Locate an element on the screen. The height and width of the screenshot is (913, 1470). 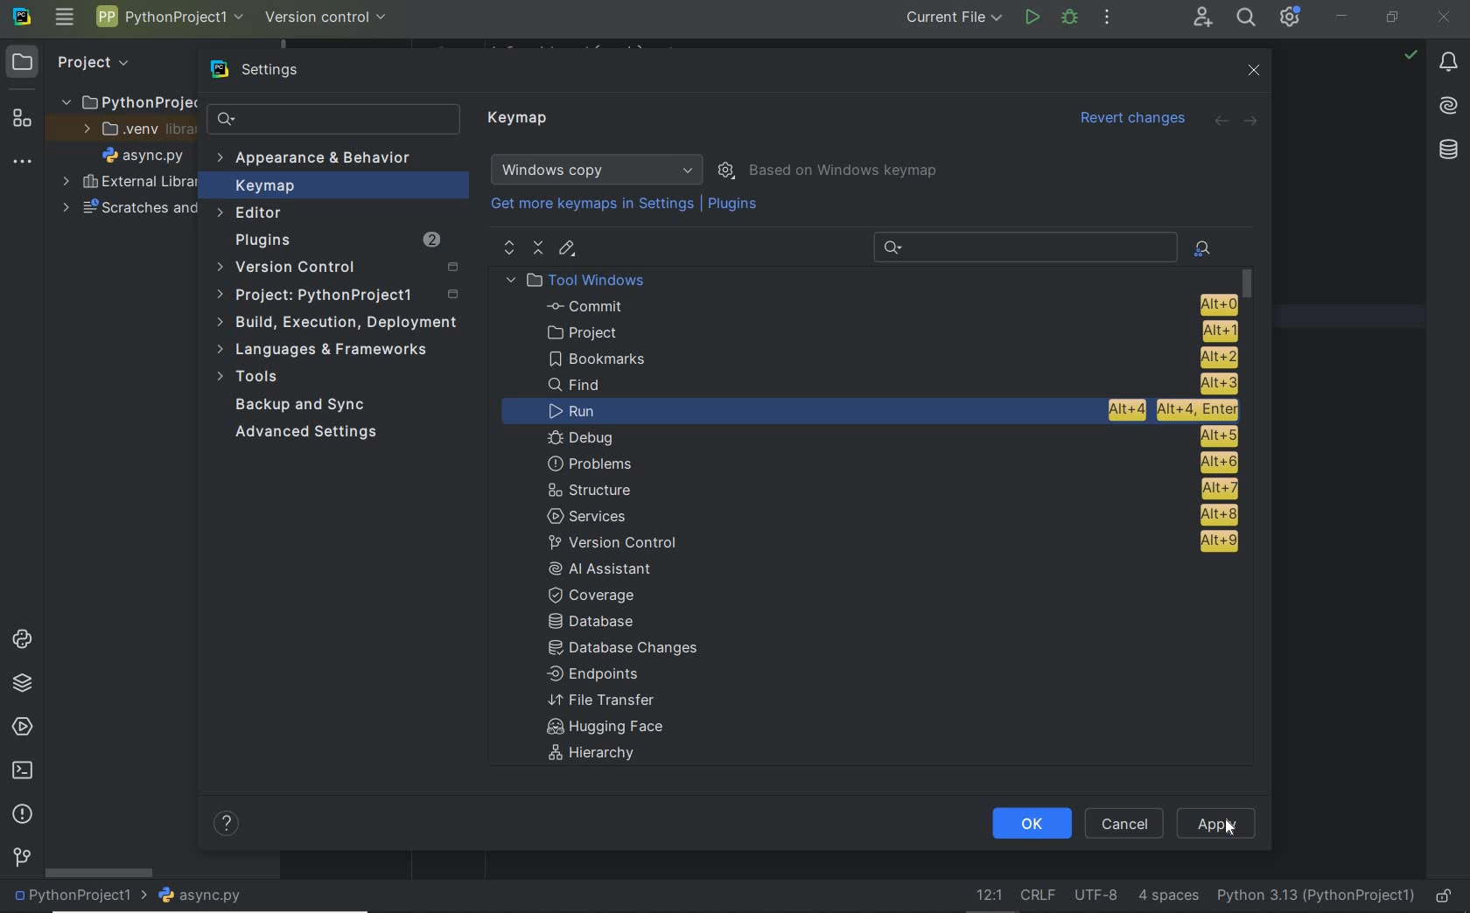
IDE and Project Settings is located at coordinates (1291, 17).